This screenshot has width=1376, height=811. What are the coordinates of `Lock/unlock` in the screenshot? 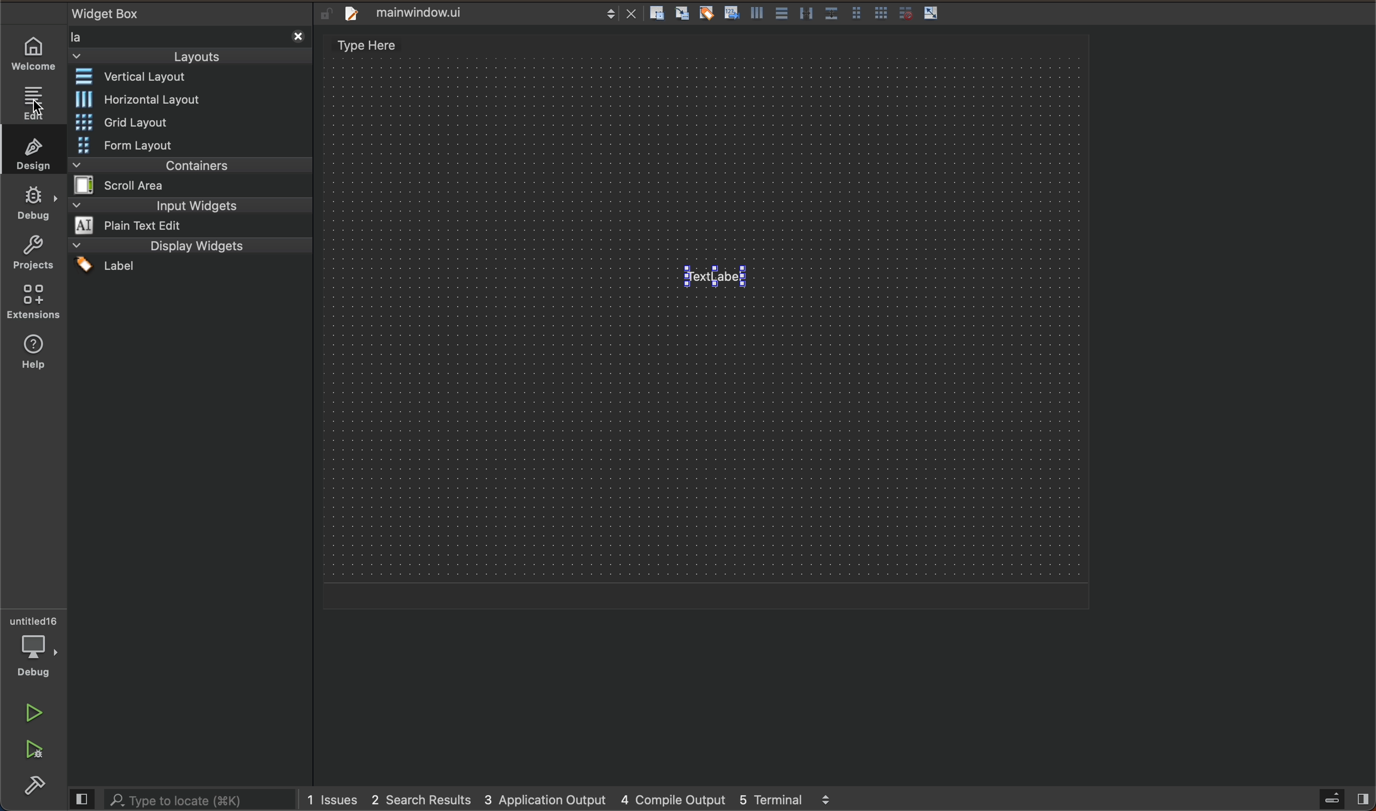 It's located at (327, 10).